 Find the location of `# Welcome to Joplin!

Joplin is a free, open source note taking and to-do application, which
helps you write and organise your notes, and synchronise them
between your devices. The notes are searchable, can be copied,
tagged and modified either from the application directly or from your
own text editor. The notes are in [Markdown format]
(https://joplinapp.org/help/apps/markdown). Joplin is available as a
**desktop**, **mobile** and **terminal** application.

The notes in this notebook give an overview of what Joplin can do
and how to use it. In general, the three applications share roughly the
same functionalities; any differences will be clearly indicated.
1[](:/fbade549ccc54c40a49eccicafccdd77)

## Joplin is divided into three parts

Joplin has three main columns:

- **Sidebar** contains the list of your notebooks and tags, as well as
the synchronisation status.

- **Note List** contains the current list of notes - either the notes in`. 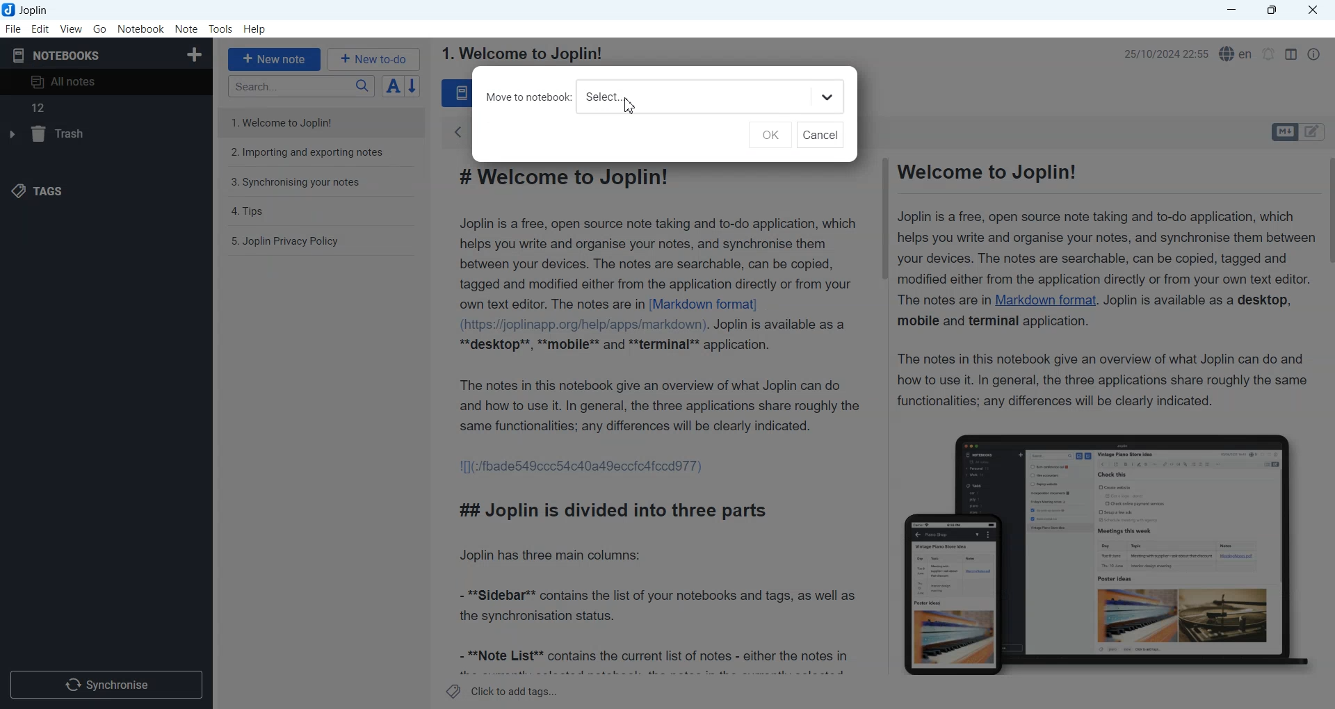

# Welcome to Joplin!

Joplin is a free, open source note taking and to-do application, which
helps you write and organise your notes, and synchronise them
between your devices. The notes are searchable, can be copied,
tagged and modified either from the application directly or from your
own text editor. The notes are in [Markdown format]
(https://joplinapp.org/help/apps/markdown). Joplin is available as a
**desktop**, **mobile** and **terminal** application.

The notes in this notebook give an overview of what Joplin can do
and how to use it. In general, the three applications share roughly the
same functionalities; any differences will be clearly indicated.
1[](:/fbade549ccc54c40a49eccicafccdd77)

## Joplin is divided into three parts

Joplin has three main columns:

- **Sidebar** contains the list of your notebooks and tags, as well as
the synchronisation status.

- **Note List** contains the current list of notes - either the notes in is located at coordinates (658, 418).